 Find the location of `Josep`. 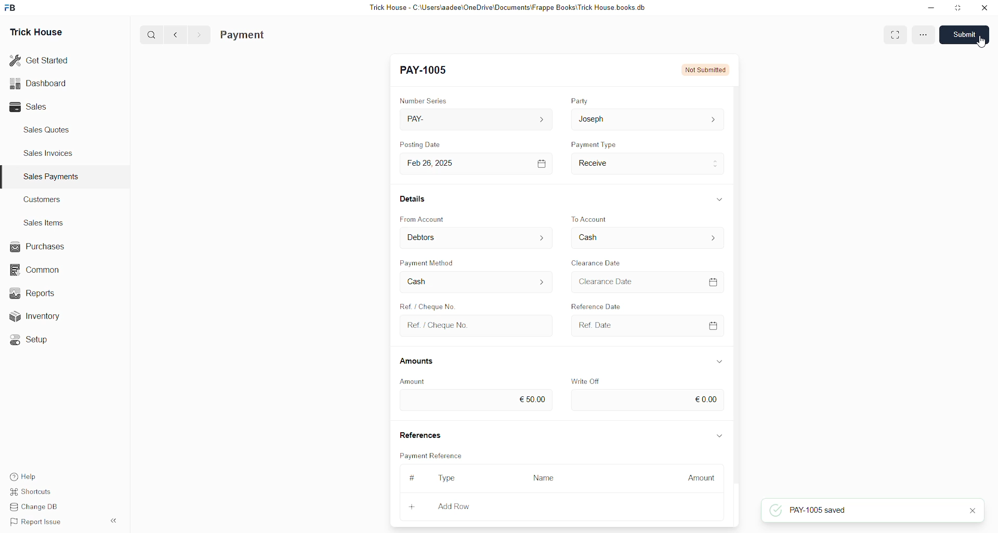

Josep is located at coordinates (647, 119).